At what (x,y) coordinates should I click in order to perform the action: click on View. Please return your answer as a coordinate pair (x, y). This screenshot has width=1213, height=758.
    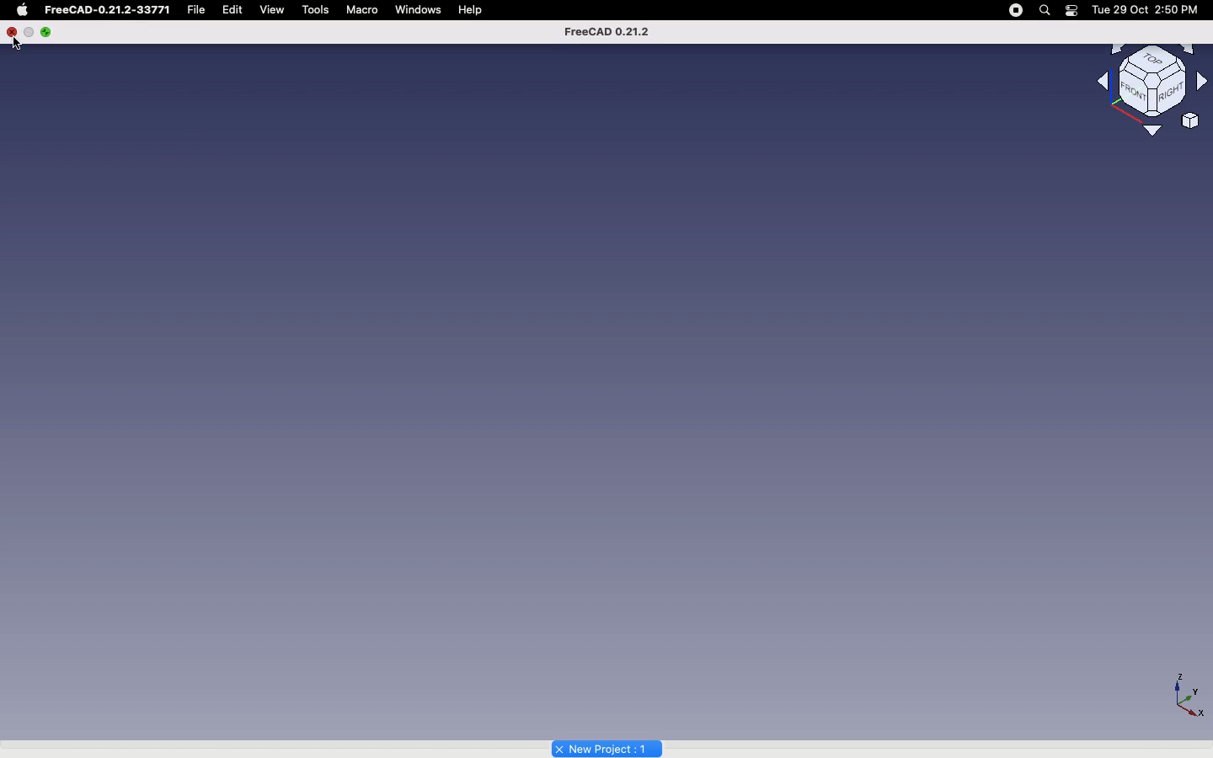
    Looking at the image, I should click on (273, 9).